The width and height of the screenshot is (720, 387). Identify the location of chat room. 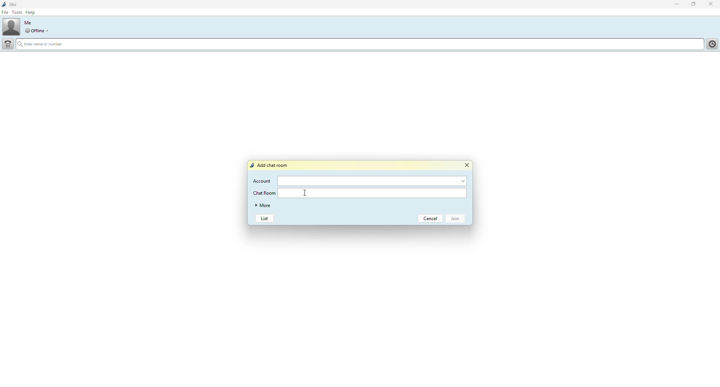
(374, 192).